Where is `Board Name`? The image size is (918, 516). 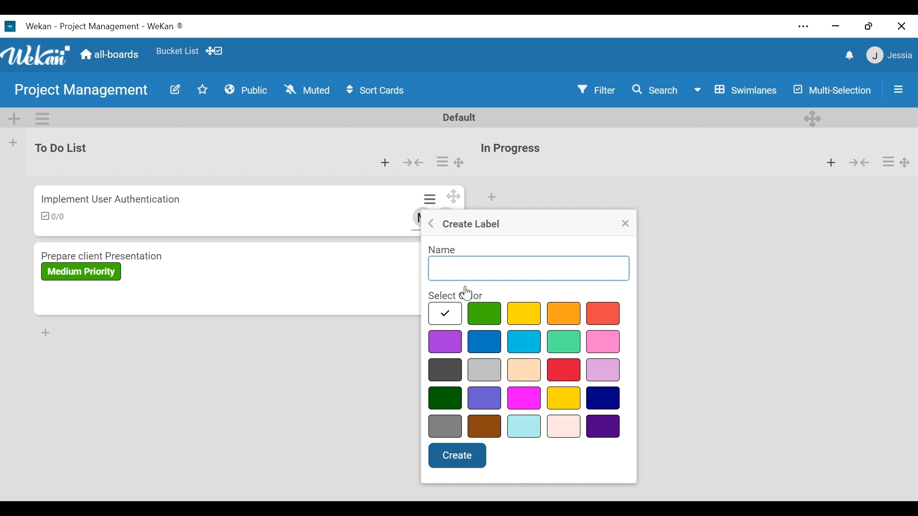 Board Name is located at coordinates (83, 91).